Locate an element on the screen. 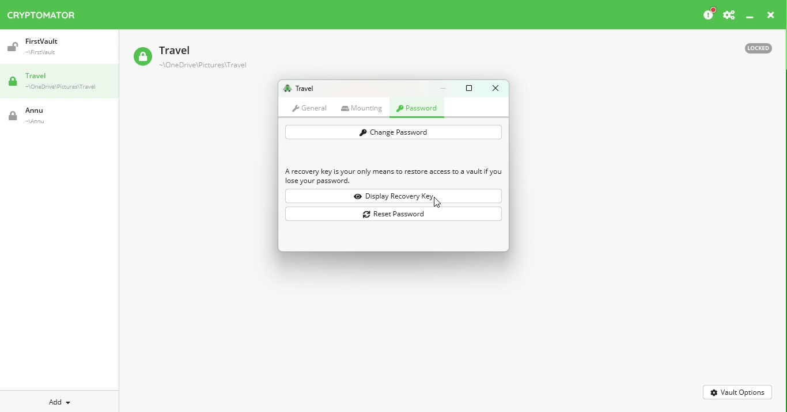 This screenshot has width=787, height=412. Minimize is located at coordinates (446, 88).